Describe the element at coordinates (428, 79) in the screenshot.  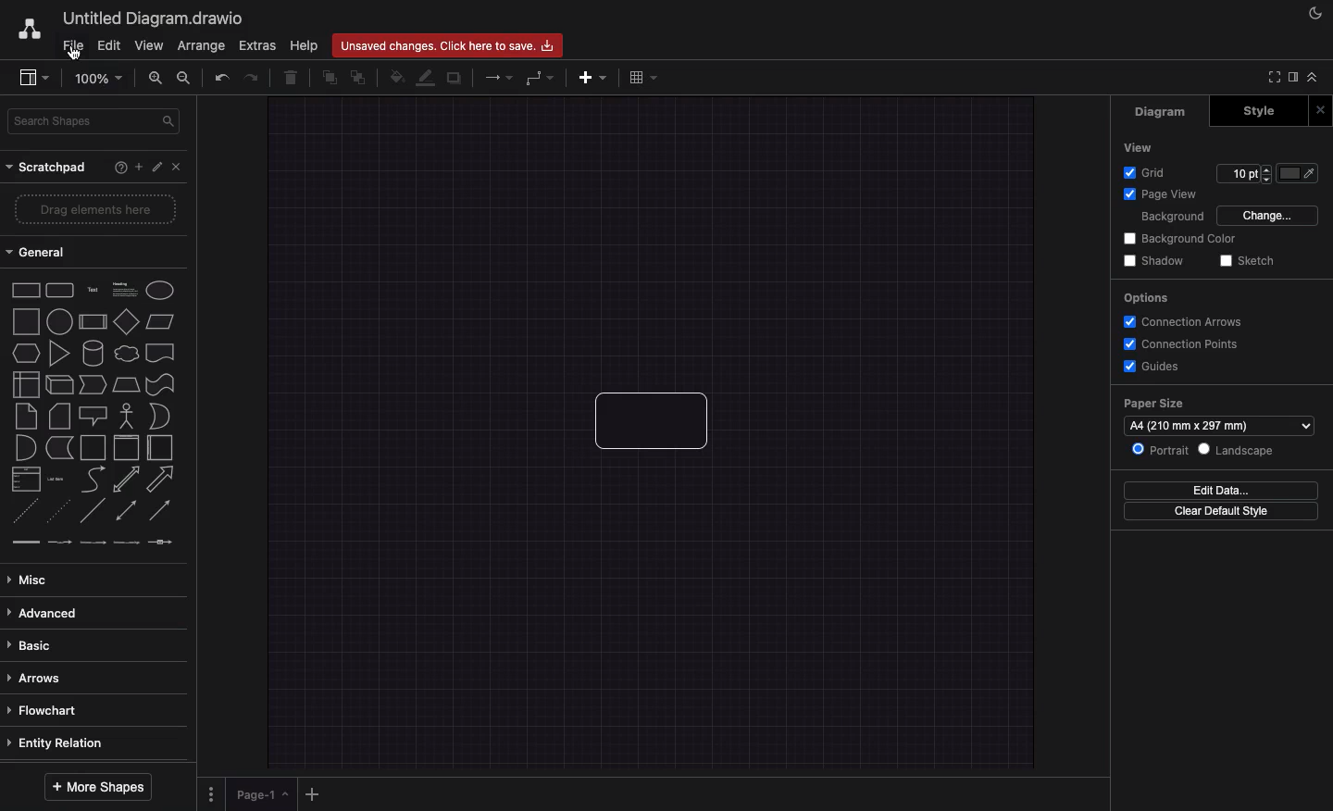
I see `Line color` at that location.